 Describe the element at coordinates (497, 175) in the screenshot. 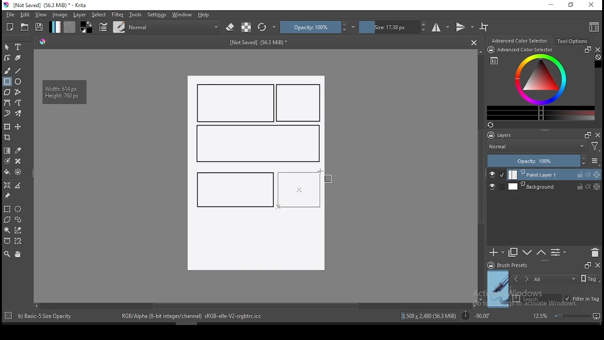

I see `layer visibility on/off` at that location.